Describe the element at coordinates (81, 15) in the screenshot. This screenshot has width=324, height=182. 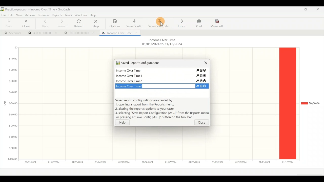
I see `Windows` at that location.